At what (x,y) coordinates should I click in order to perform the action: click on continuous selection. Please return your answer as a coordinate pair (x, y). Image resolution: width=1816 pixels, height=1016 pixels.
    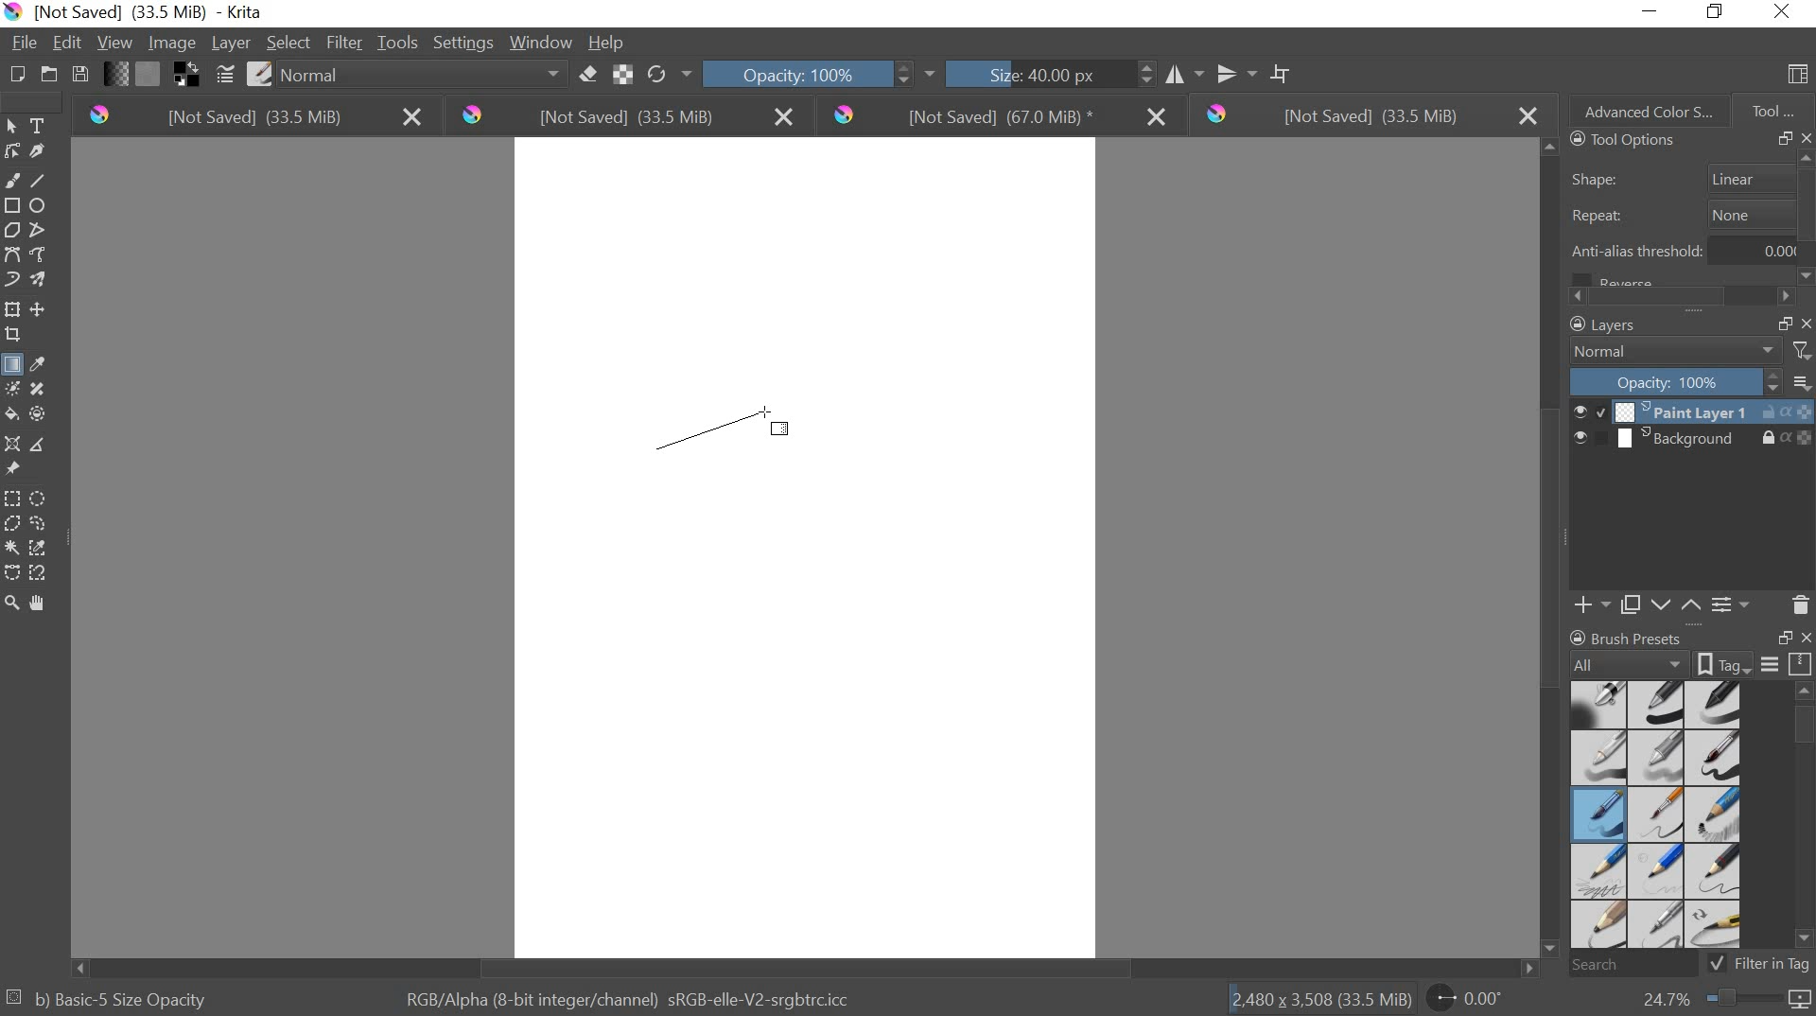
    Looking at the image, I should click on (11, 547).